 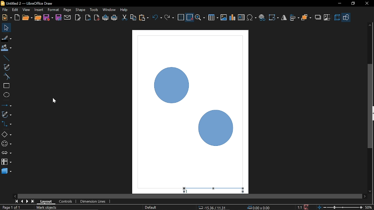 What do you see at coordinates (124, 10) in the screenshot?
I see `Help` at bounding box center [124, 10].